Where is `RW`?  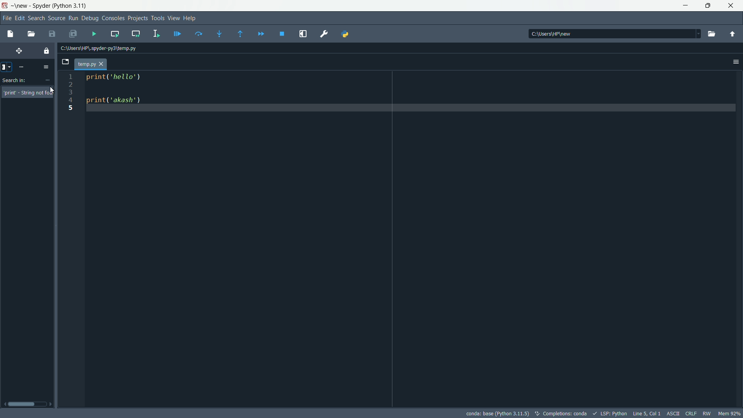 RW is located at coordinates (707, 413).